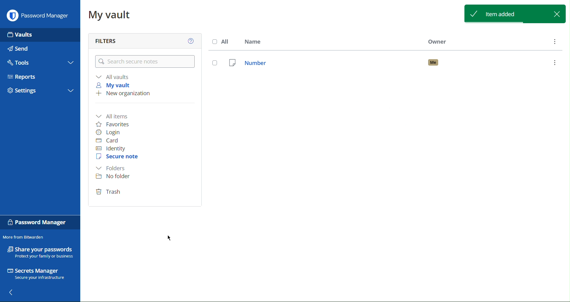 This screenshot has height=302, width=570. What do you see at coordinates (115, 158) in the screenshot?
I see `Secure Note` at bounding box center [115, 158].